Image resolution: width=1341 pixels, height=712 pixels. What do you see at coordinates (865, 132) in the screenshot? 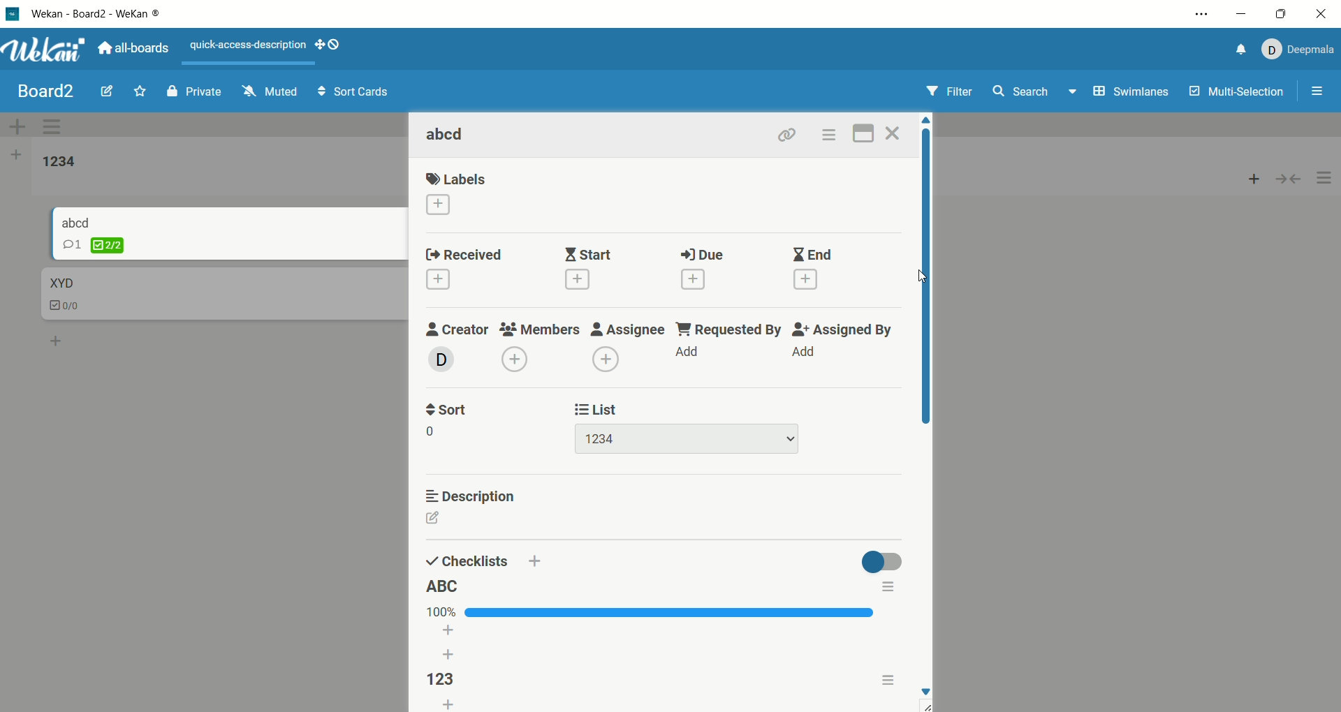
I see `maximize` at bounding box center [865, 132].